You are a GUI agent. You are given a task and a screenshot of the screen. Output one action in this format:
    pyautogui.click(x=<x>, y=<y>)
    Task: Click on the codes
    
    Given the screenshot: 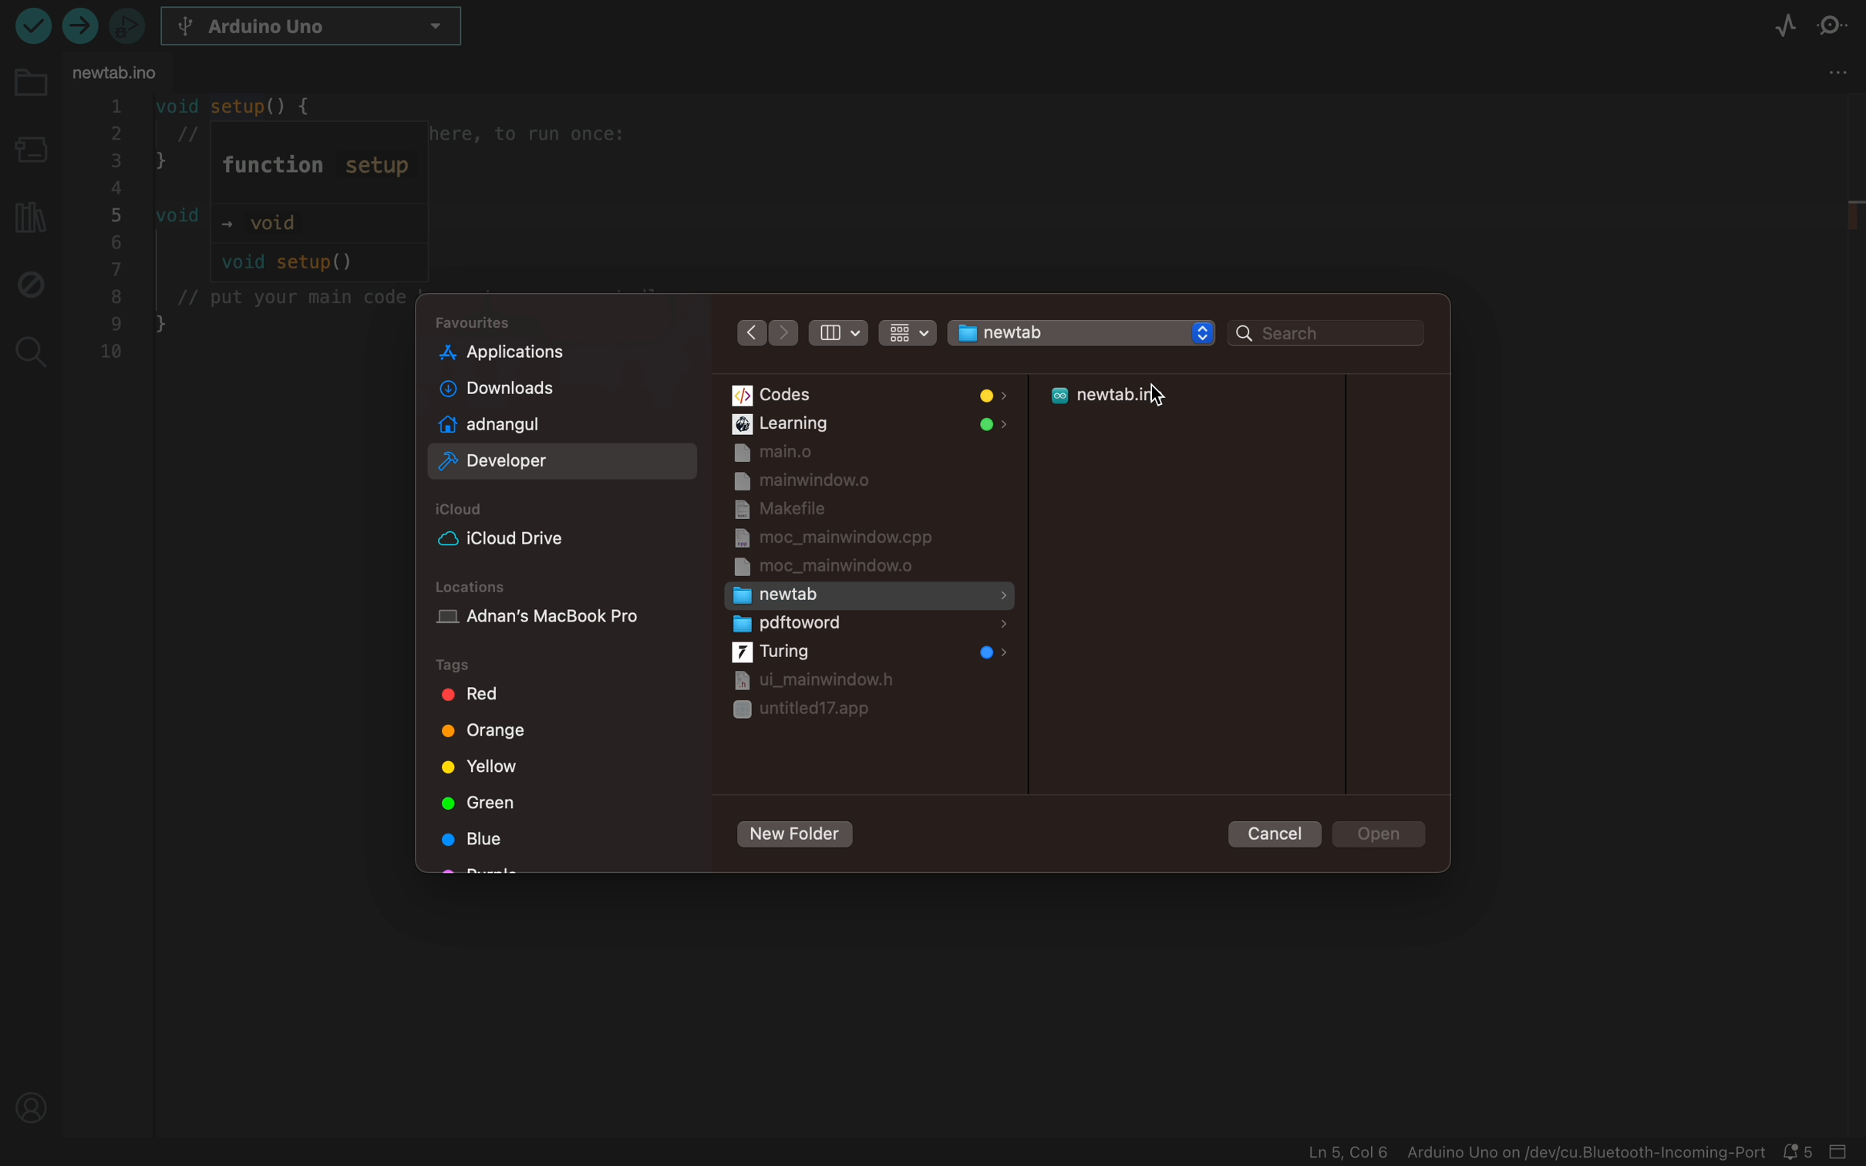 What is the action you would take?
    pyautogui.click(x=869, y=396)
    